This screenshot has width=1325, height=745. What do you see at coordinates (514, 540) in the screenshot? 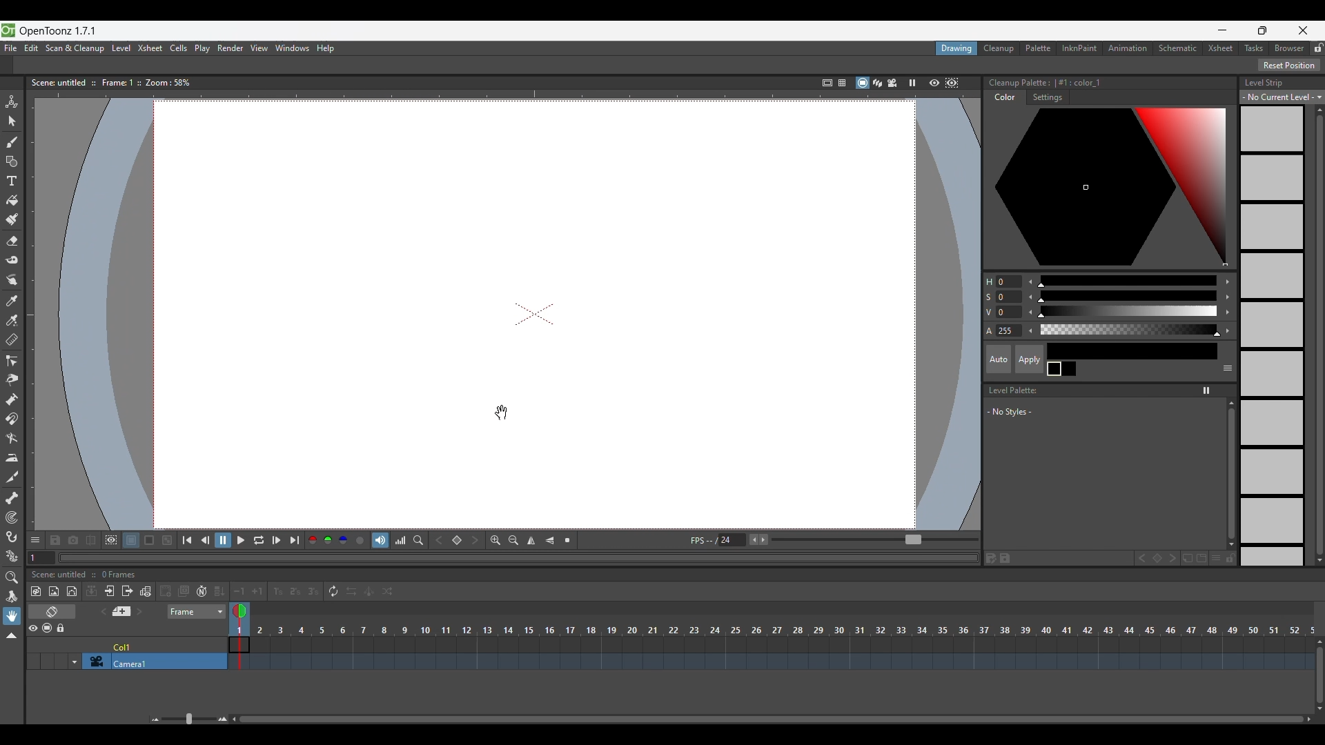
I see `Zoom out` at bounding box center [514, 540].